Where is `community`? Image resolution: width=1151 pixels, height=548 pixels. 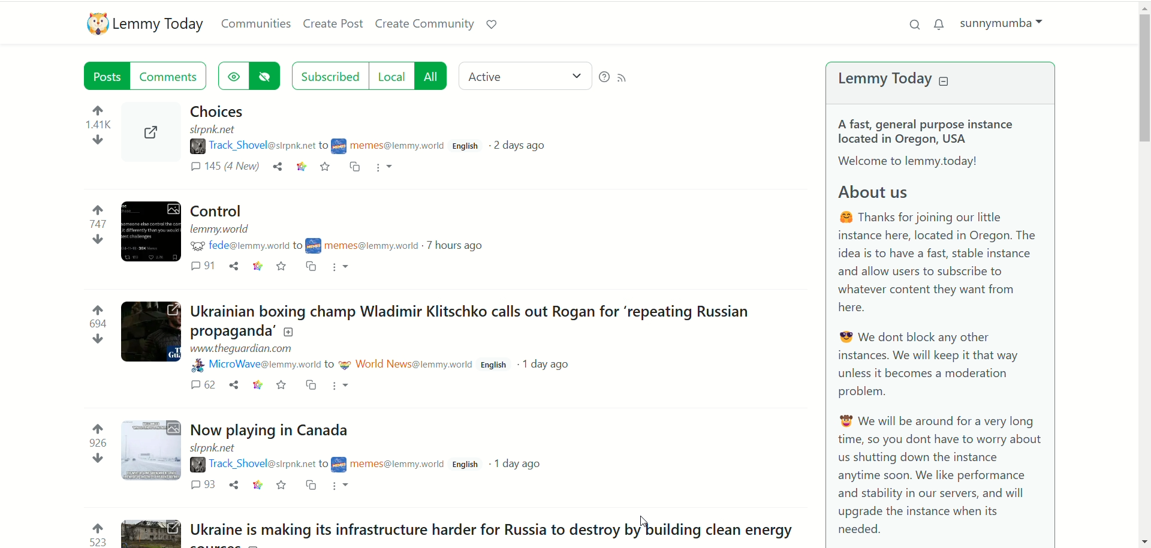 community is located at coordinates (361, 243).